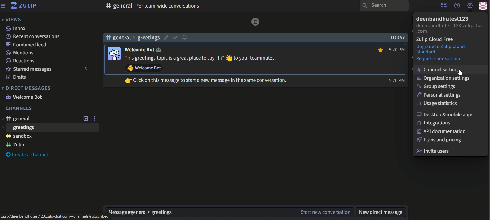 The width and height of the screenshot is (490, 220). Describe the element at coordinates (457, 6) in the screenshot. I see `question` at that location.